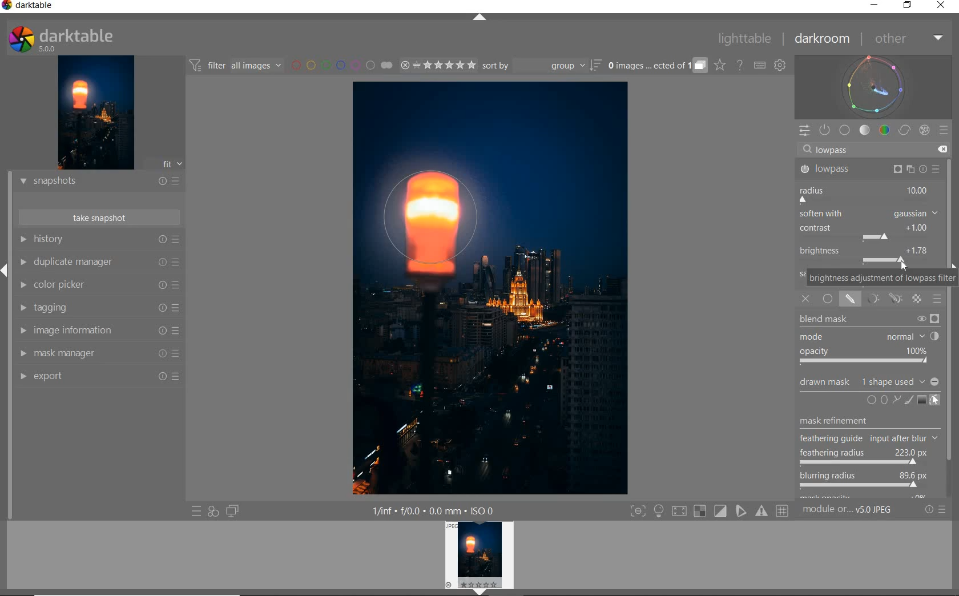 This screenshot has height=596, width=959. What do you see at coordinates (196, 513) in the screenshot?
I see `QUICK ACCESS TO PRESET` at bounding box center [196, 513].